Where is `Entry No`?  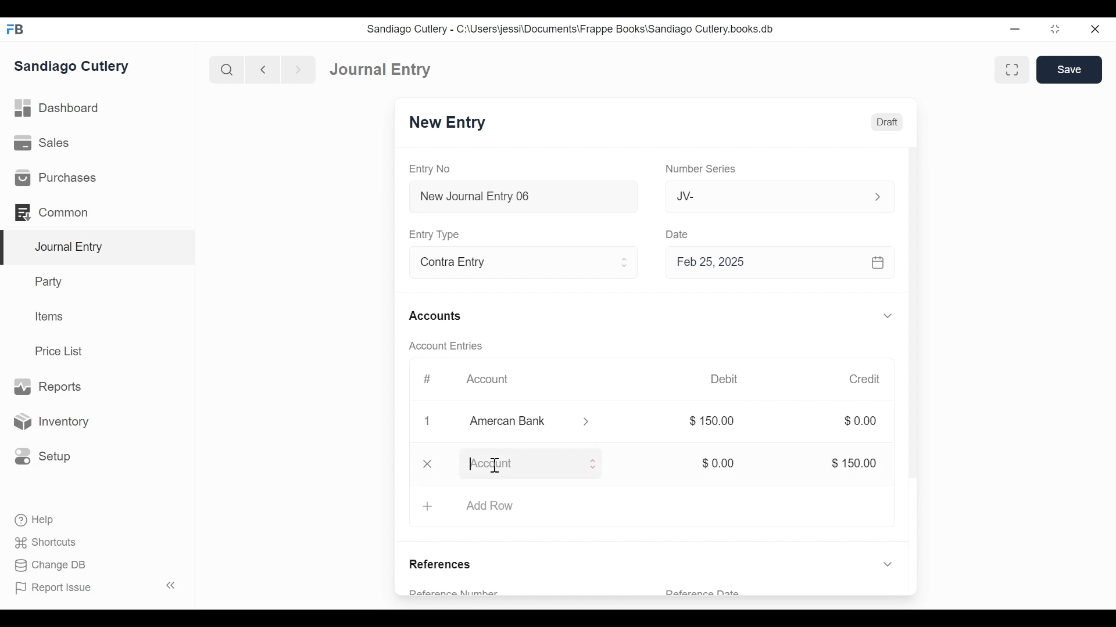 Entry No is located at coordinates (430, 170).